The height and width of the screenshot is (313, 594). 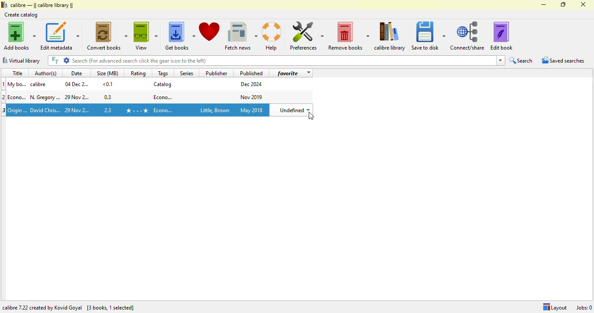 What do you see at coordinates (21, 60) in the screenshot?
I see `virtual library` at bounding box center [21, 60].